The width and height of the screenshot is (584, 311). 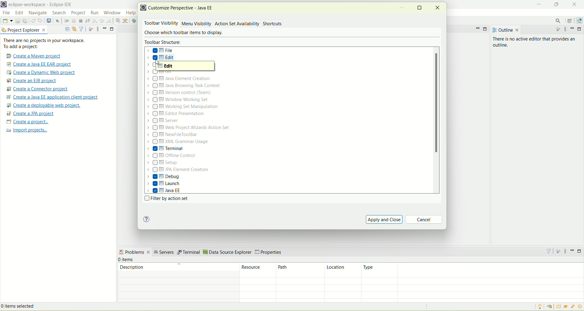 I want to click on step return, so click(x=109, y=21).